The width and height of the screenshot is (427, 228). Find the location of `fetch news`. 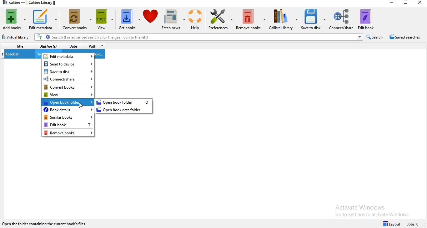

fetch news is located at coordinates (171, 20).